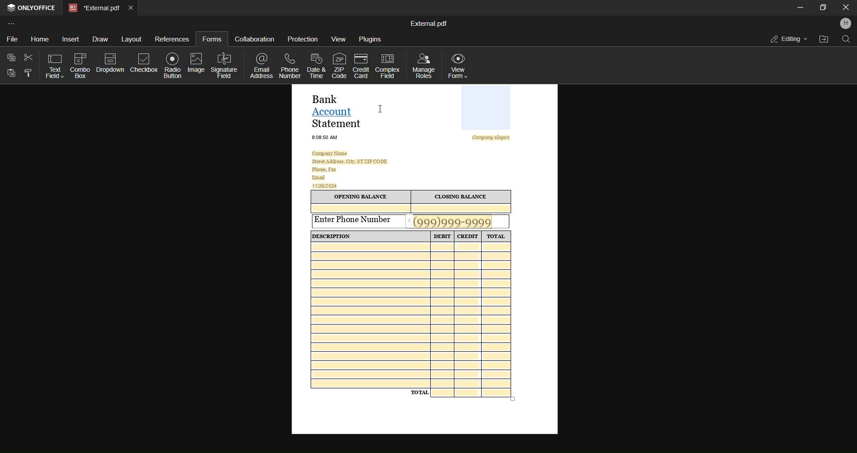 The image size is (857, 453). What do you see at coordinates (424, 264) in the screenshot?
I see `Sample template form of a Bank Account Statement` at bounding box center [424, 264].